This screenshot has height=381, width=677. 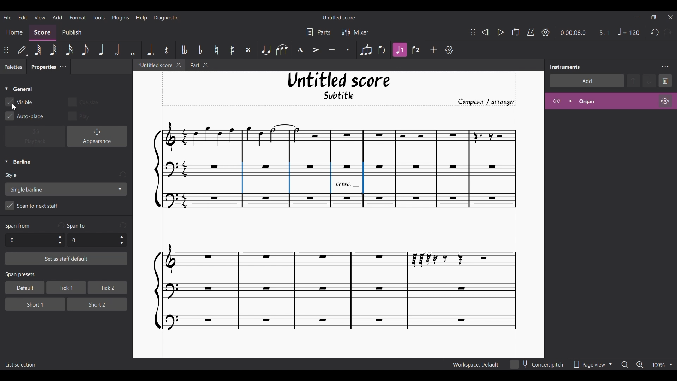 What do you see at coordinates (25, 116) in the screenshot?
I see `Toggle for Auto-place` at bounding box center [25, 116].